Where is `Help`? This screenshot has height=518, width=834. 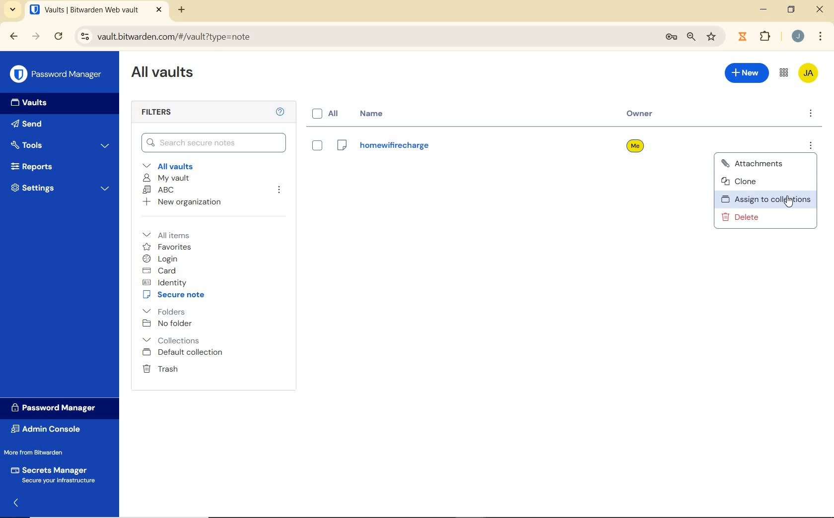 Help is located at coordinates (281, 112).